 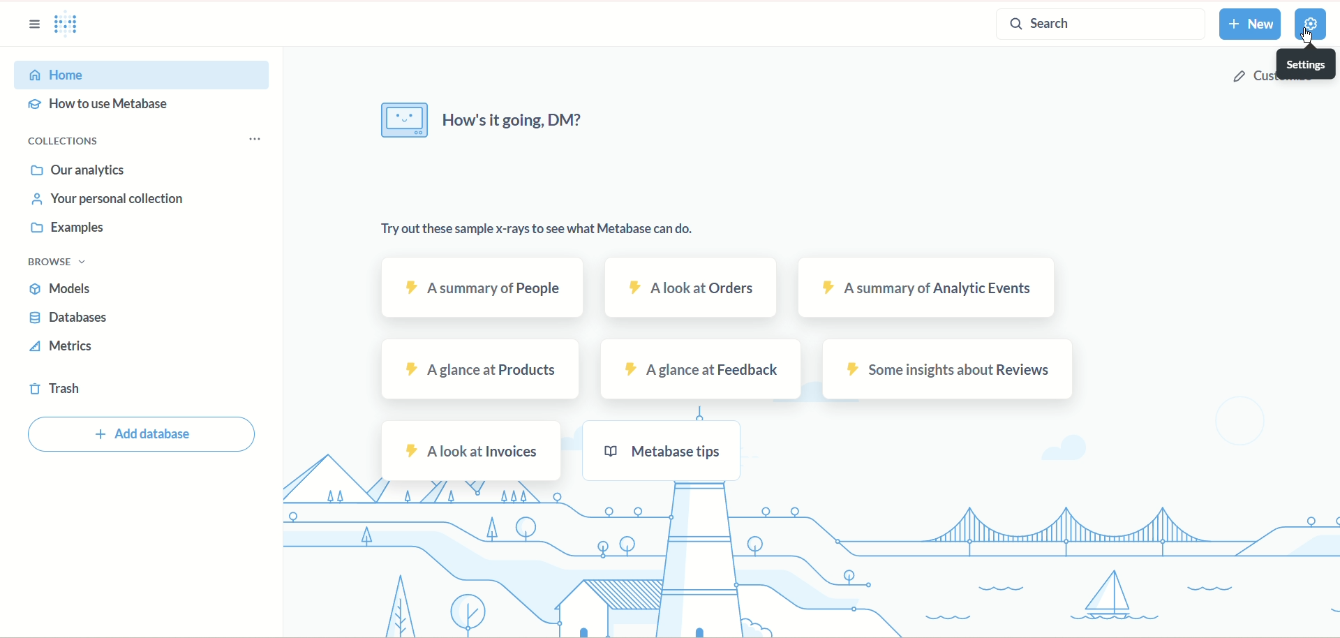 I want to click on databases, so click(x=66, y=318).